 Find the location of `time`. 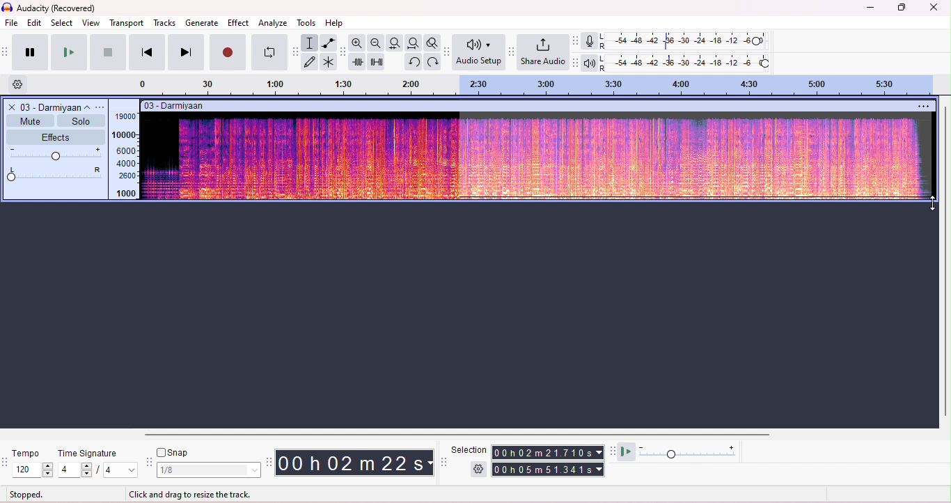

time is located at coordinates (354, 462).